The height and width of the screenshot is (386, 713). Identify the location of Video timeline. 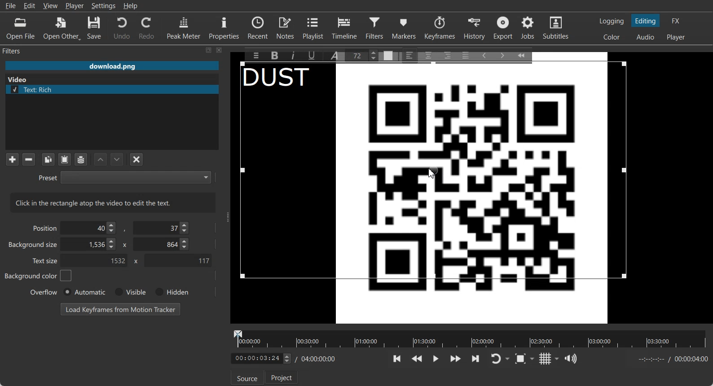
(470, 338).